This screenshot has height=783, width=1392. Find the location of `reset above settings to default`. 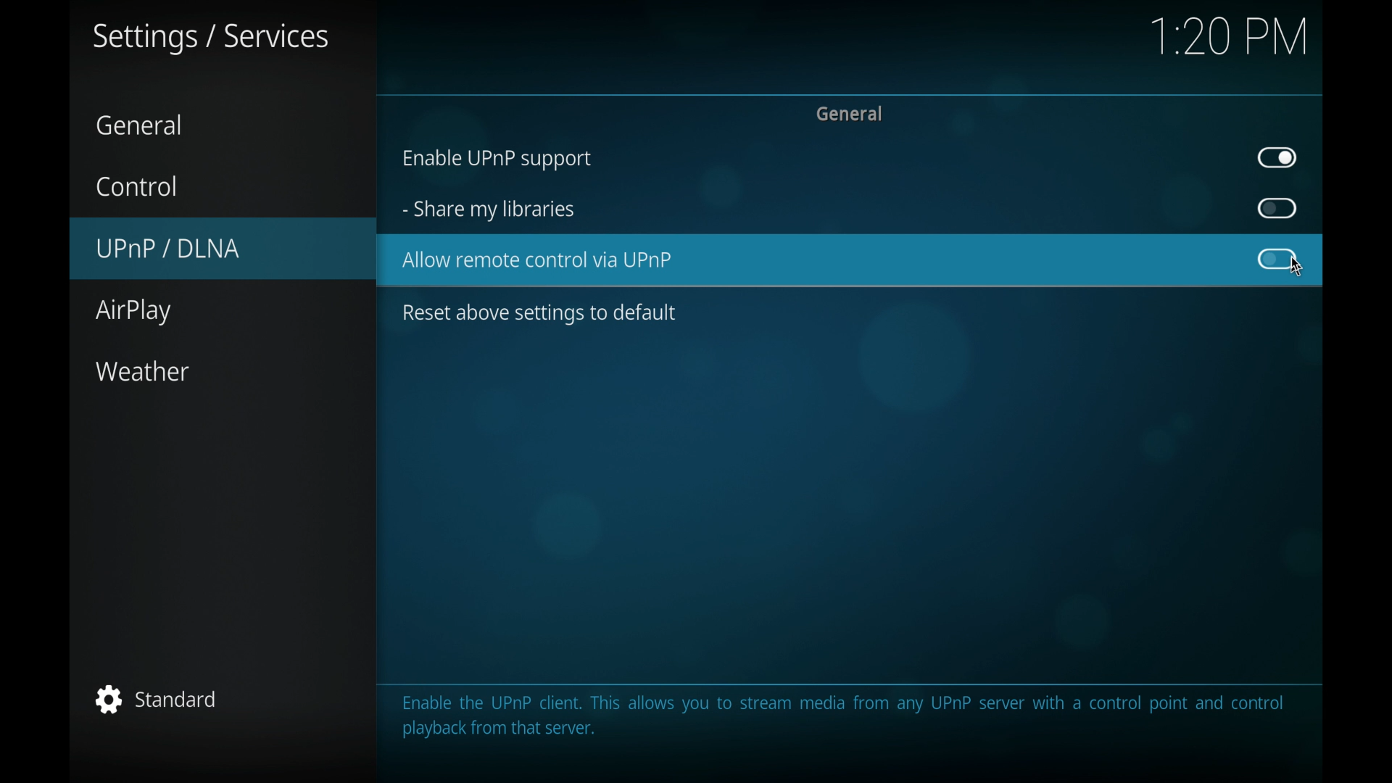

reset above settings to default is located at coordinates (539, 314).